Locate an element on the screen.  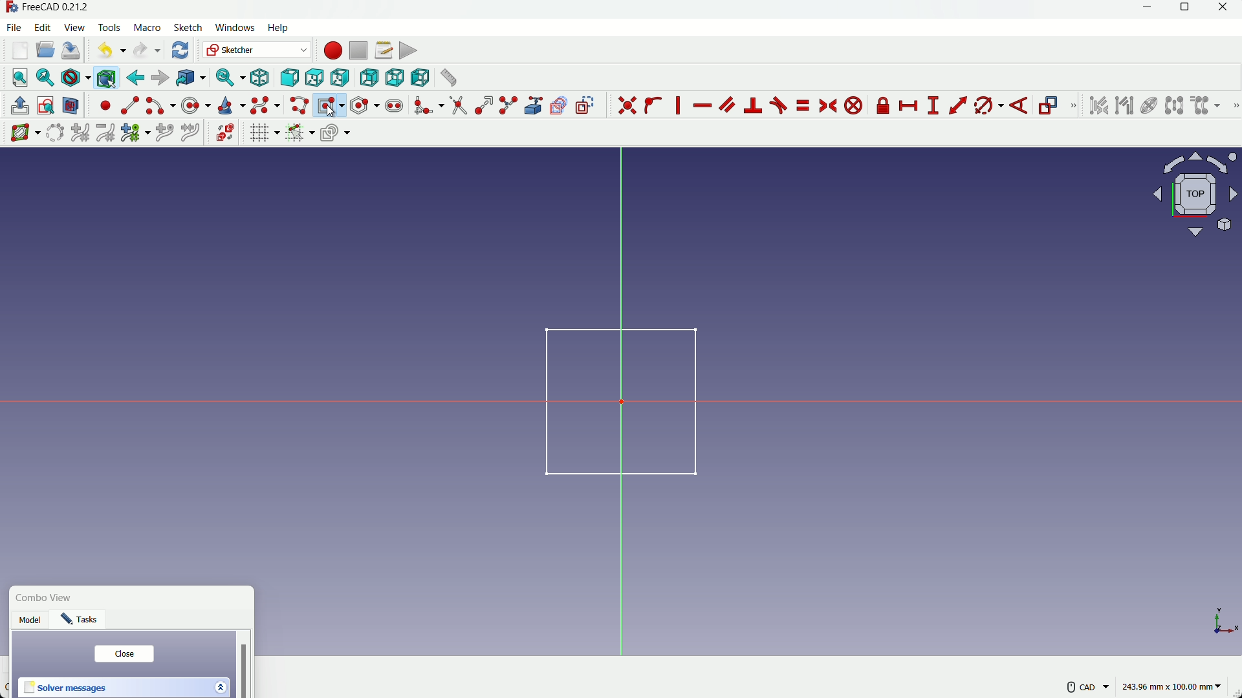
macro menu is located at coordinates (145, 28).